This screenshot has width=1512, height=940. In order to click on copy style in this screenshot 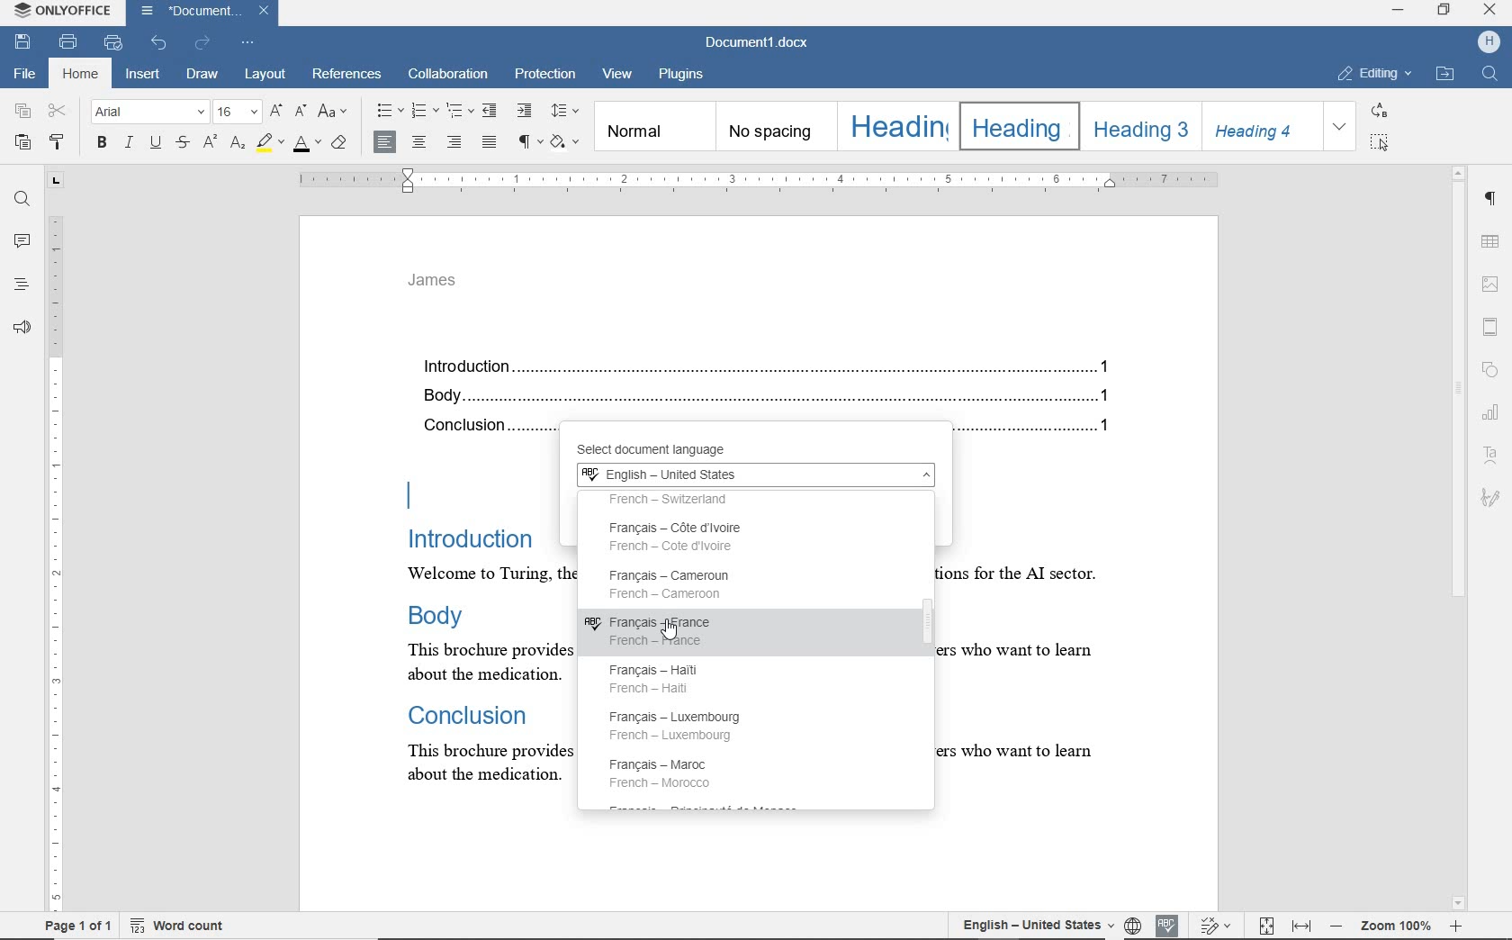, I will do `click(61, 144)`.